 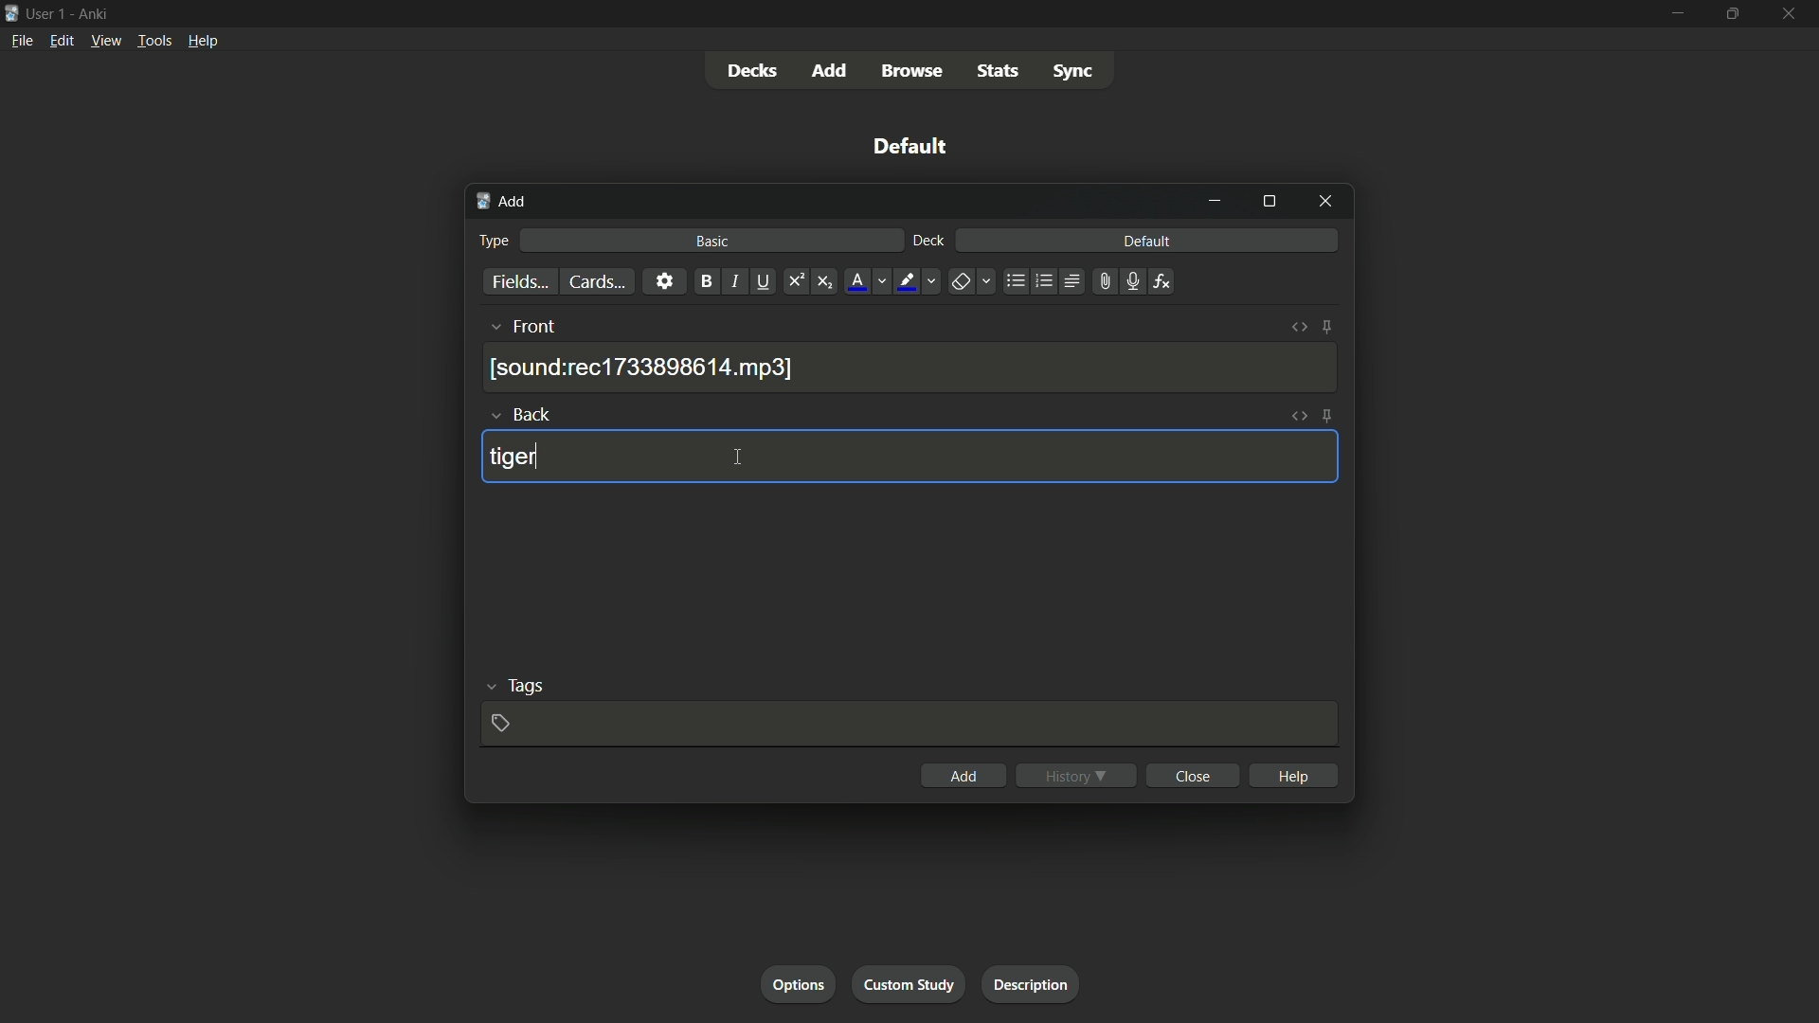 What do you see at coordinates (703, 281) in the screenshot?
I see `bold` at bounding box center [703, 281].